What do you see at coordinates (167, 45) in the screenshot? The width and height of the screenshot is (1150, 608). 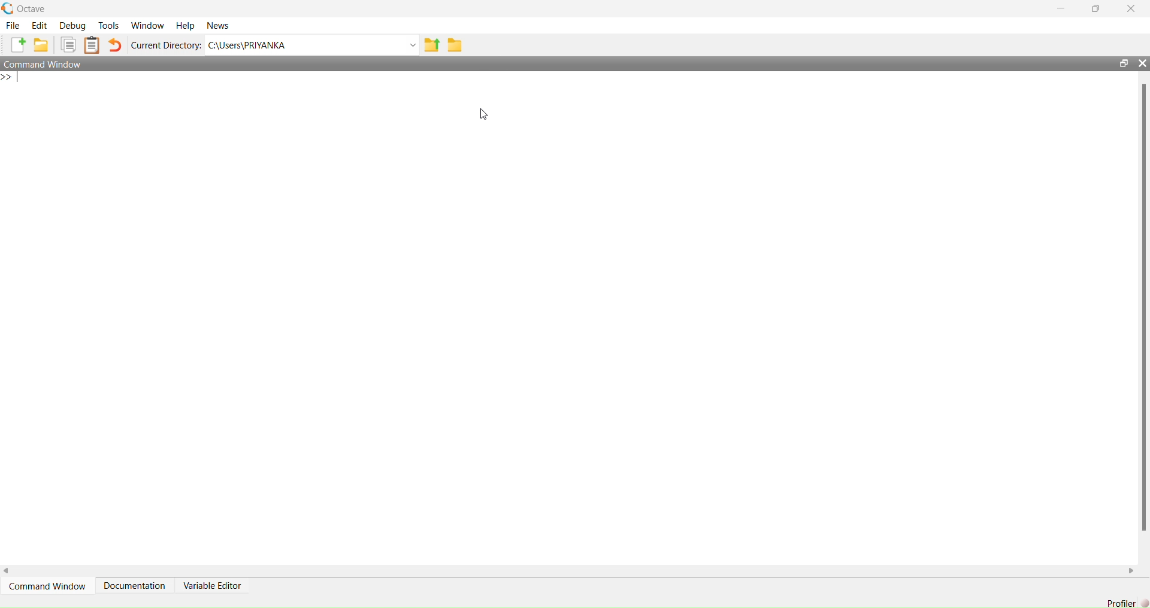 I see `Current Directory:` at bounding box center [167, 45].